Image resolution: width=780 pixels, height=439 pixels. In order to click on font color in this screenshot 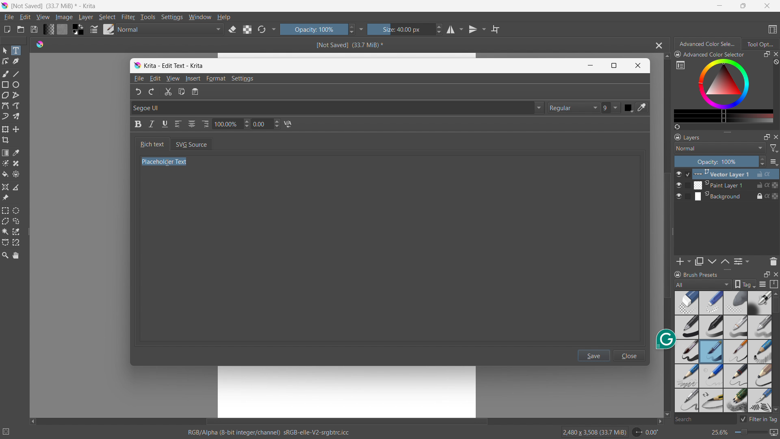, I will do `click(628, 109)`.